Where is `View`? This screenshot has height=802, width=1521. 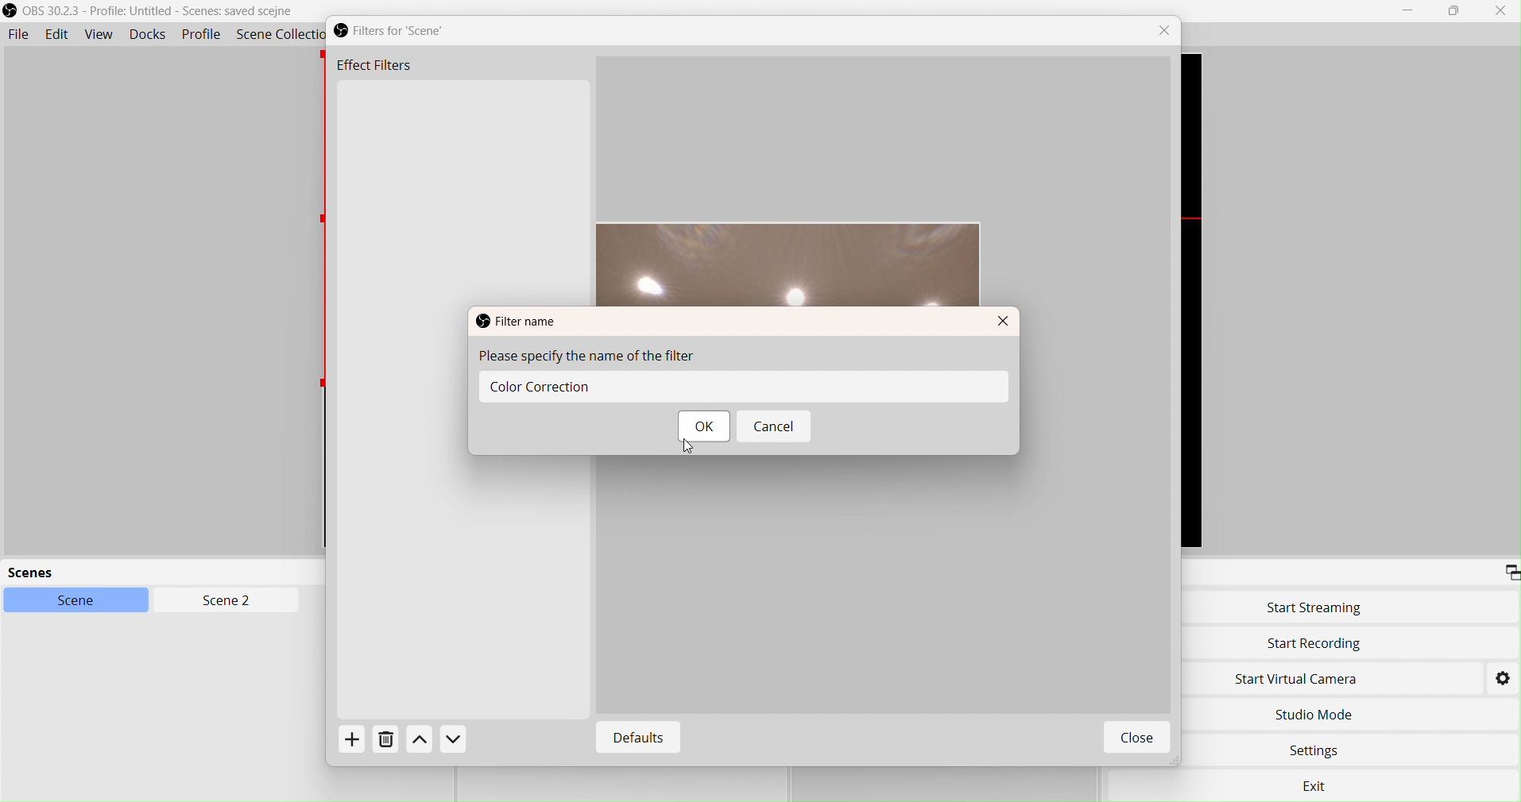 View is located at coordinates (99, 35).